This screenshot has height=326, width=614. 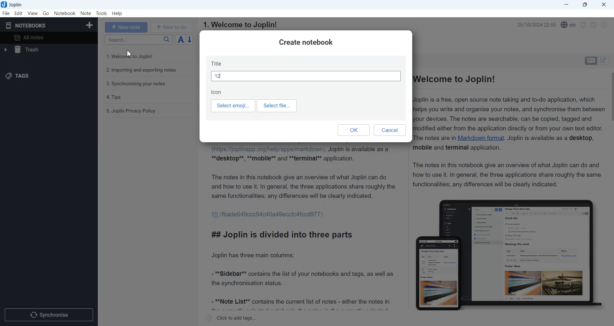 I want to click on Cursor, so click(x=130, y=53).